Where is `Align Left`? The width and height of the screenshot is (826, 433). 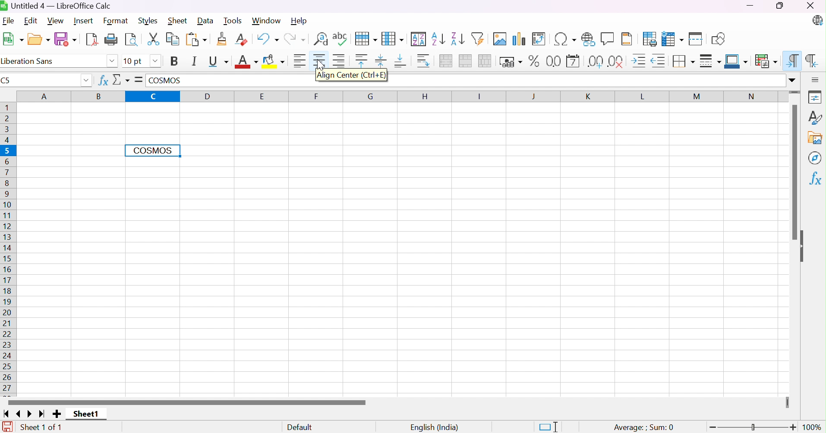 Align Left is located at coordinates (300, 61).